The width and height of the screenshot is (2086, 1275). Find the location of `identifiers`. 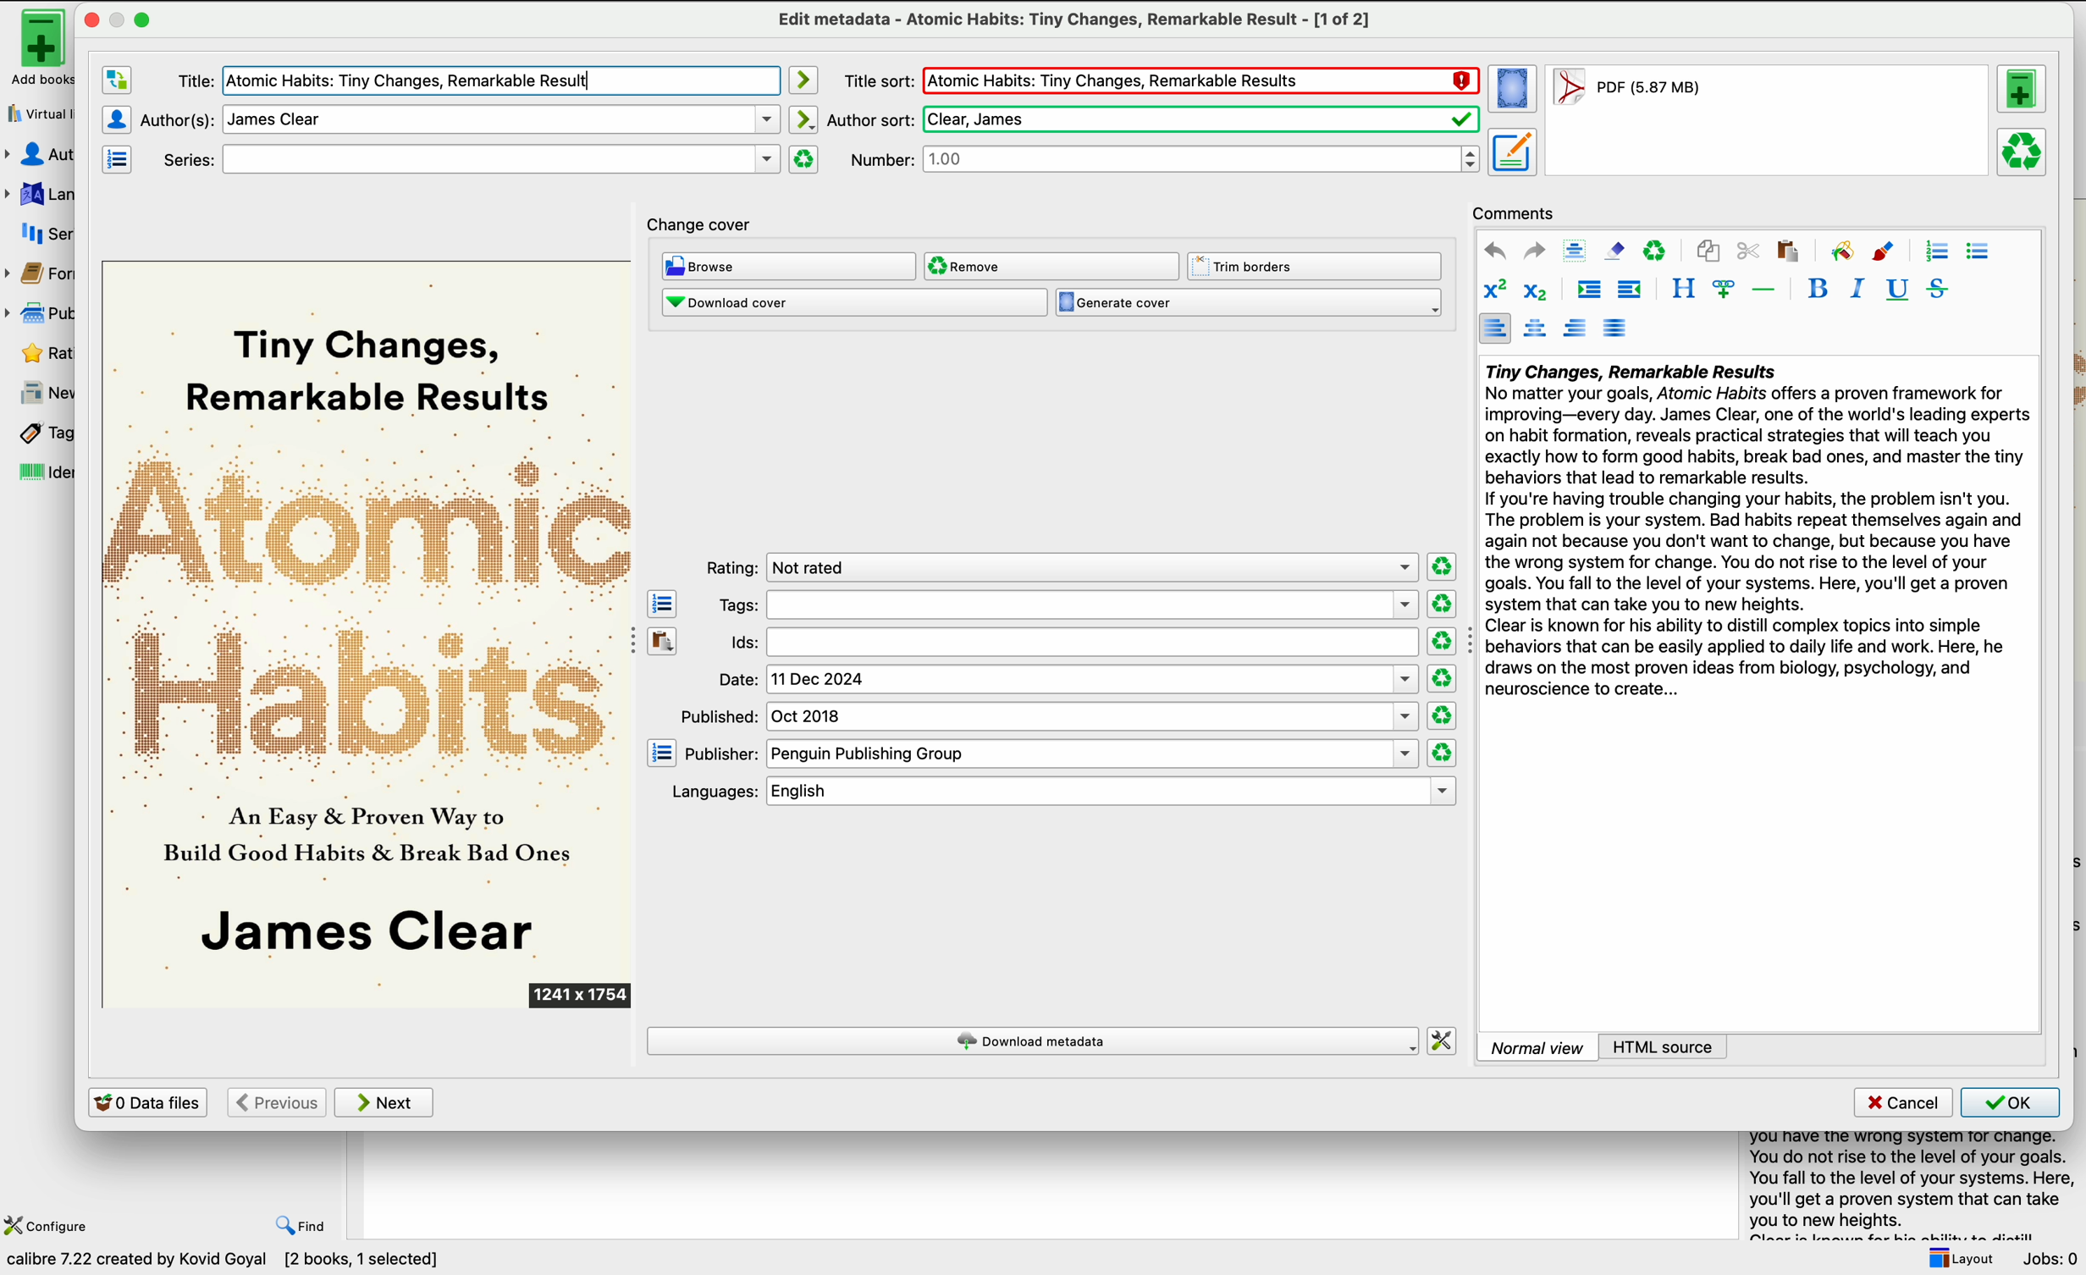

identifiers is located at coordinates (36, 474).